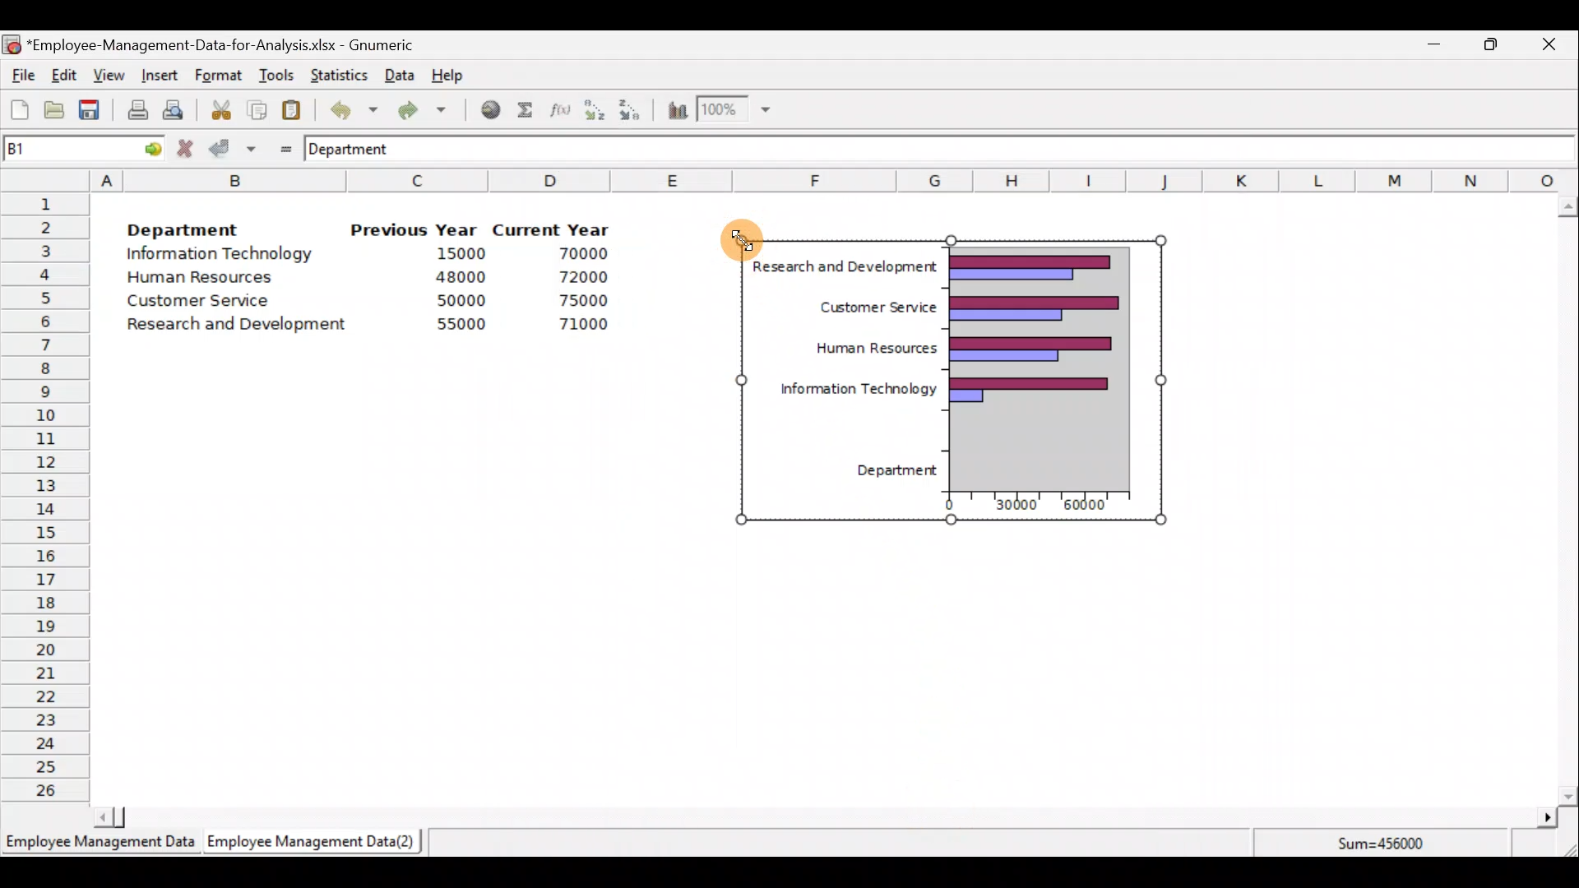  What do you see at coordinates (952, 501) in the screenshot?
I see `0` at bounding box center [952, 501].